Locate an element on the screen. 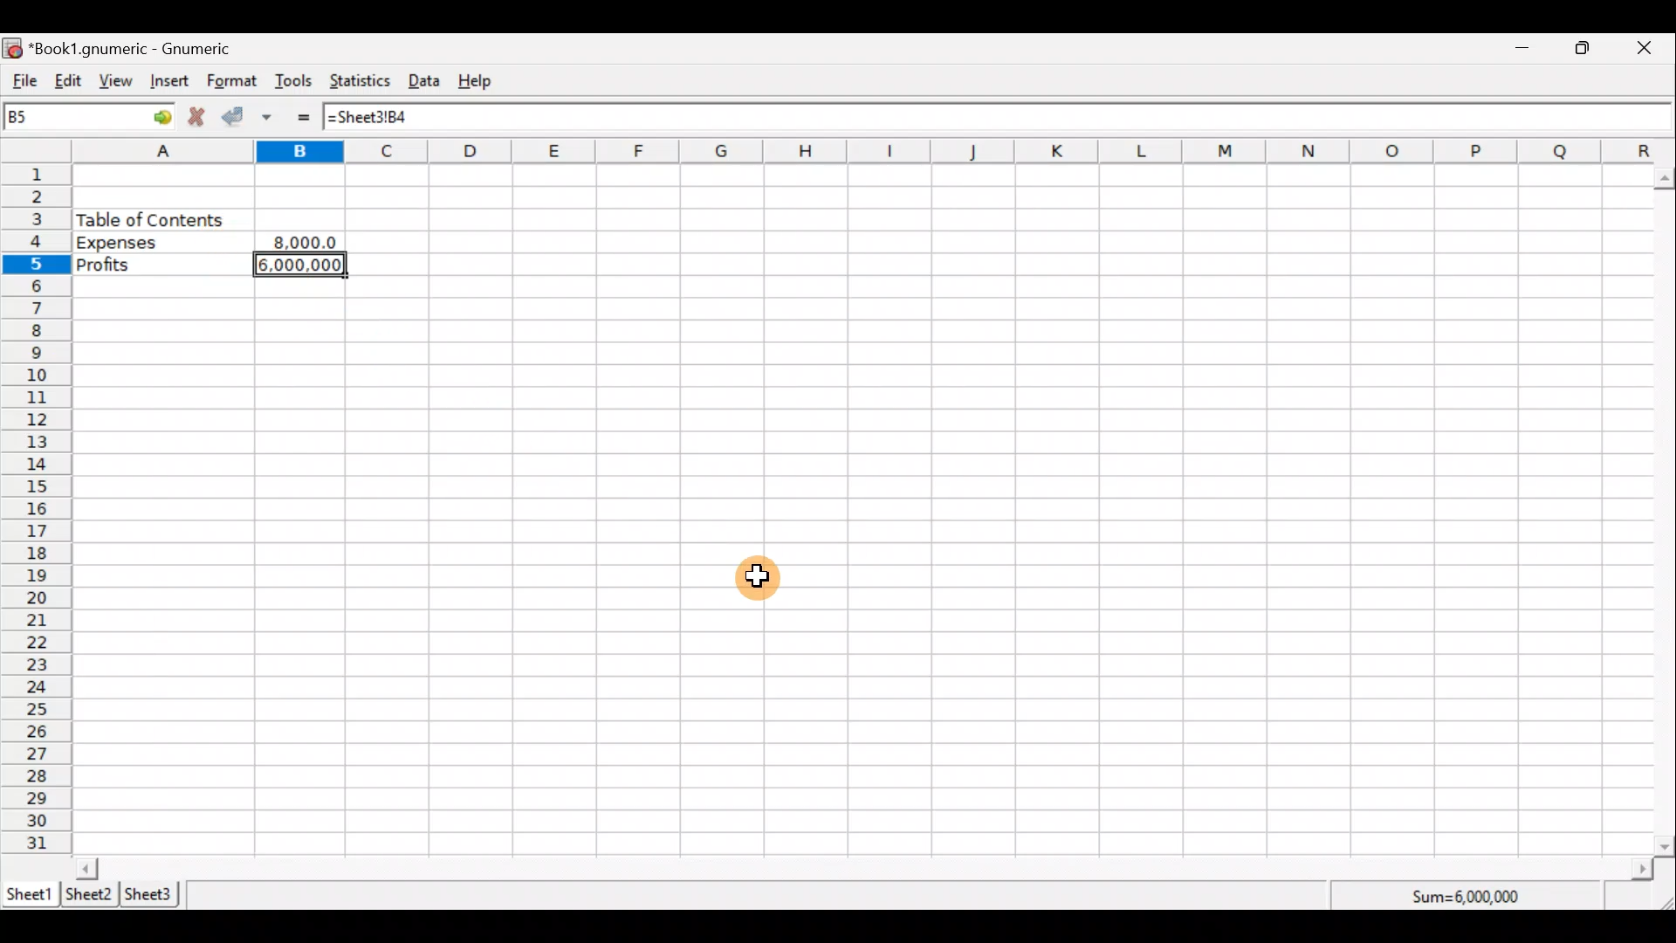 The width and height of the screenshot is (1676, 943). Accept change is located at coordinates (237, 118).